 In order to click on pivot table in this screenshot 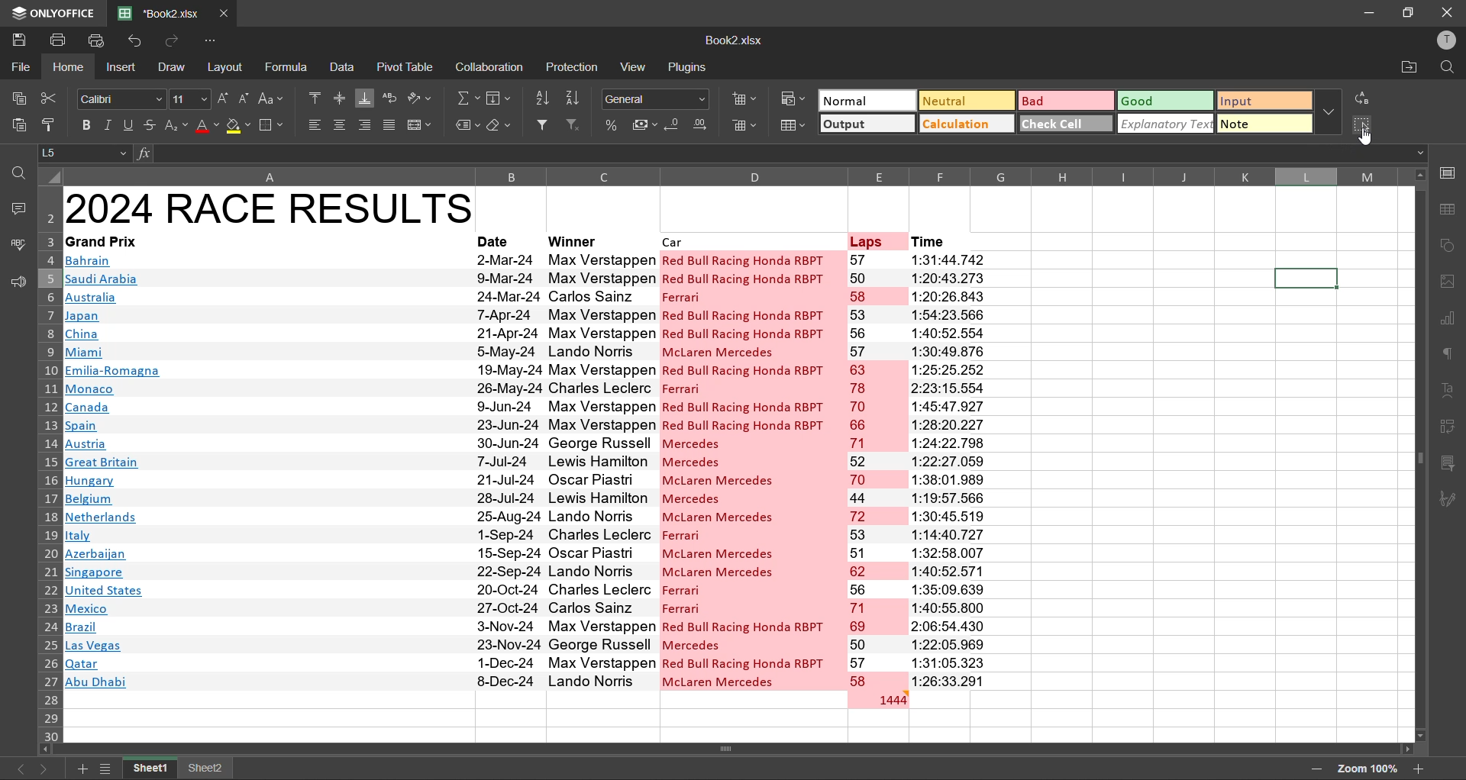, I will do `click(1448, 428)`.